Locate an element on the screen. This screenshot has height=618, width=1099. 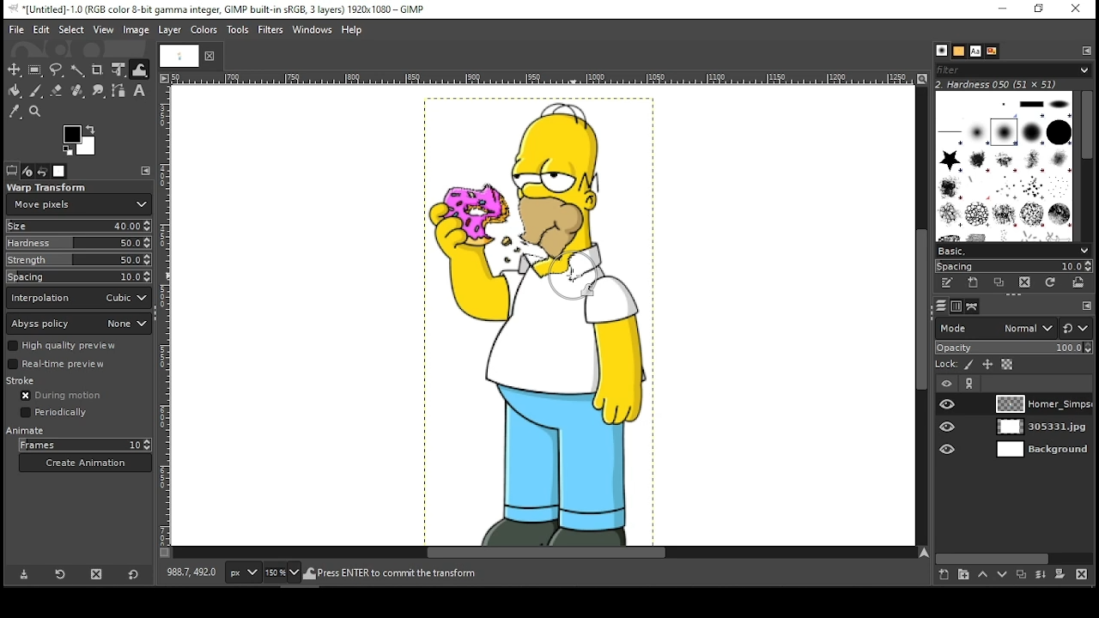
channels is located at coordinates (957, 306).